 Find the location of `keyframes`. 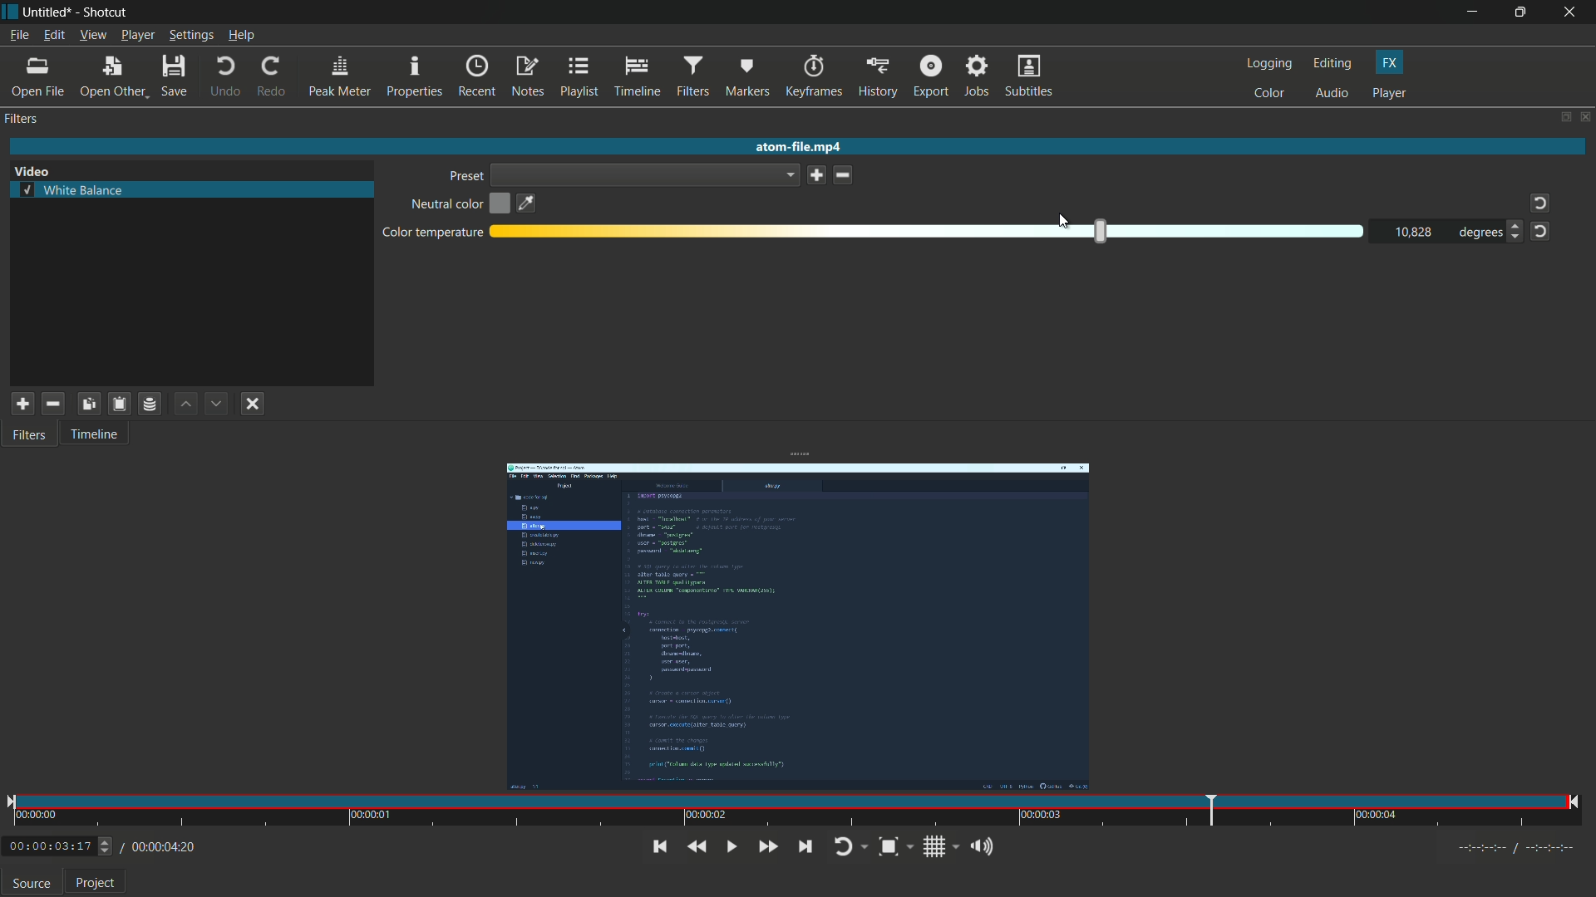

keyframes is located at coordinates (815, 76).